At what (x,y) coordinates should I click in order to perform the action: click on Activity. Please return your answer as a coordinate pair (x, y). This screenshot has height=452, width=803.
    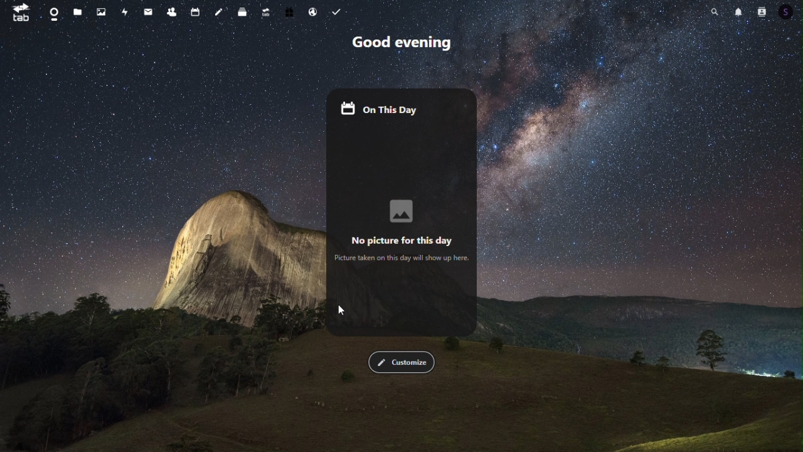
    Looking at the image, I should click on (126, 12).